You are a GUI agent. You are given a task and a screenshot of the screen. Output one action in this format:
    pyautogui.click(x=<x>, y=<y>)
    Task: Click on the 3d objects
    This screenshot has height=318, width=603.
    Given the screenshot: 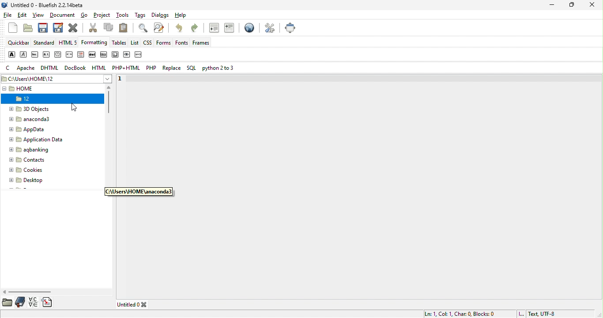 What is the action you would take?
    pyautogui.click(x=33, y=109)
    